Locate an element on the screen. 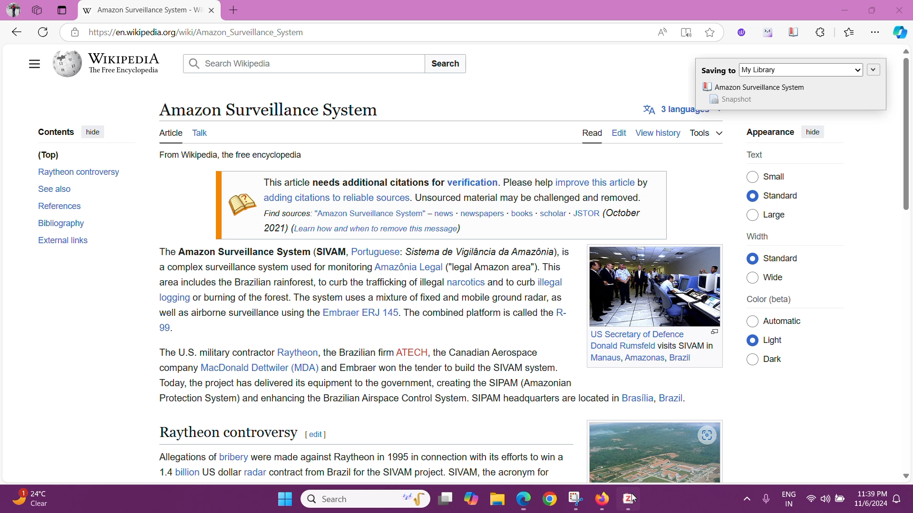  Unselected is located at coordinates (752, 359).